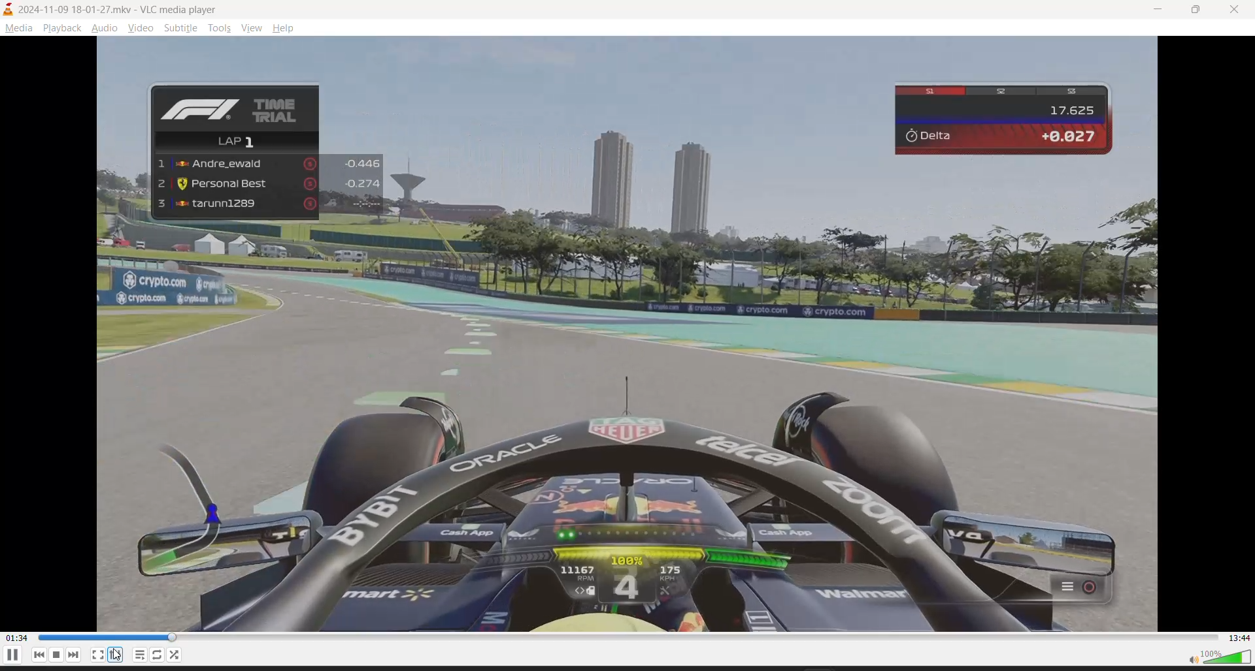 The image size is (1255, 671). What do you see at coordinates (286, 27) in the screenshot?
I see `help` at bounding box center [286, 27].